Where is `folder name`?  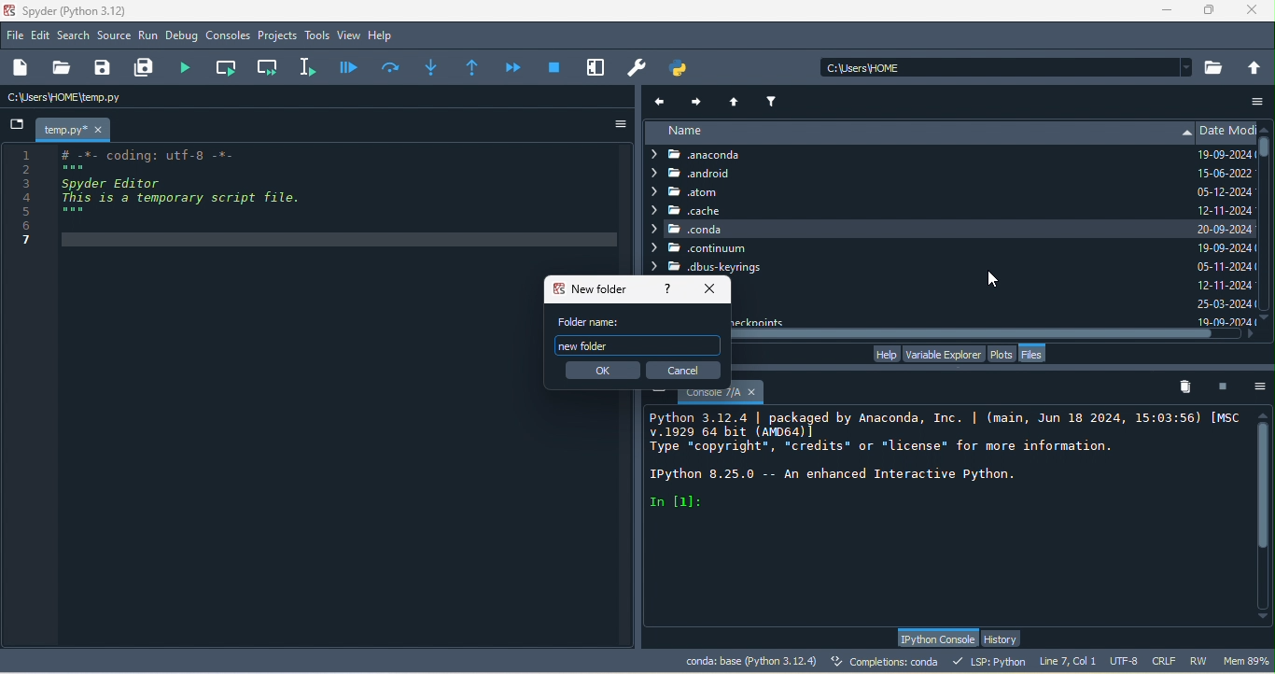
folder name is located at coordinates (593, 321).